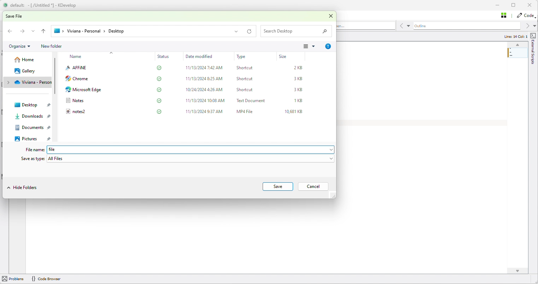 The width and height of the screenshot is (538, 284). What do you see at coordinates (28, 59) in the screenshot?
I see `Home` at bounding box center [28, 59].